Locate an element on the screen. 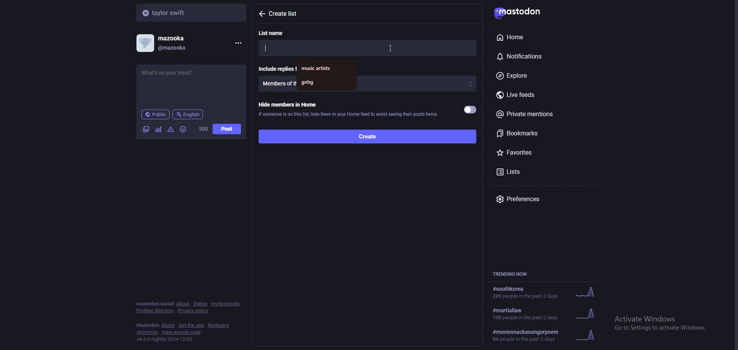 The height and width of the screenshot is (350, 738). mastodon is located at coordinates (148, 325).